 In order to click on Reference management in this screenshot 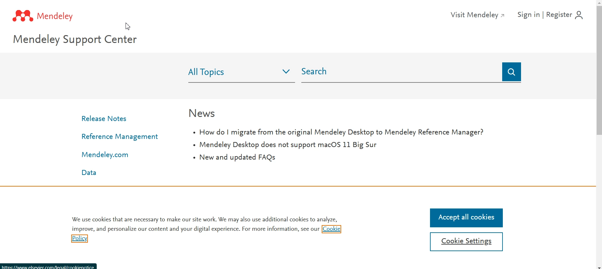, I will do `click(119, 136)`.